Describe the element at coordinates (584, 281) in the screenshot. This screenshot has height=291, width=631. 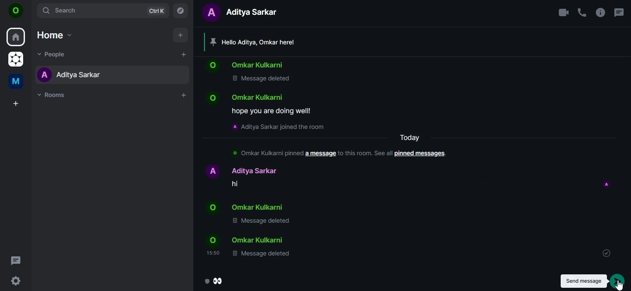
I see `send message` at that location.